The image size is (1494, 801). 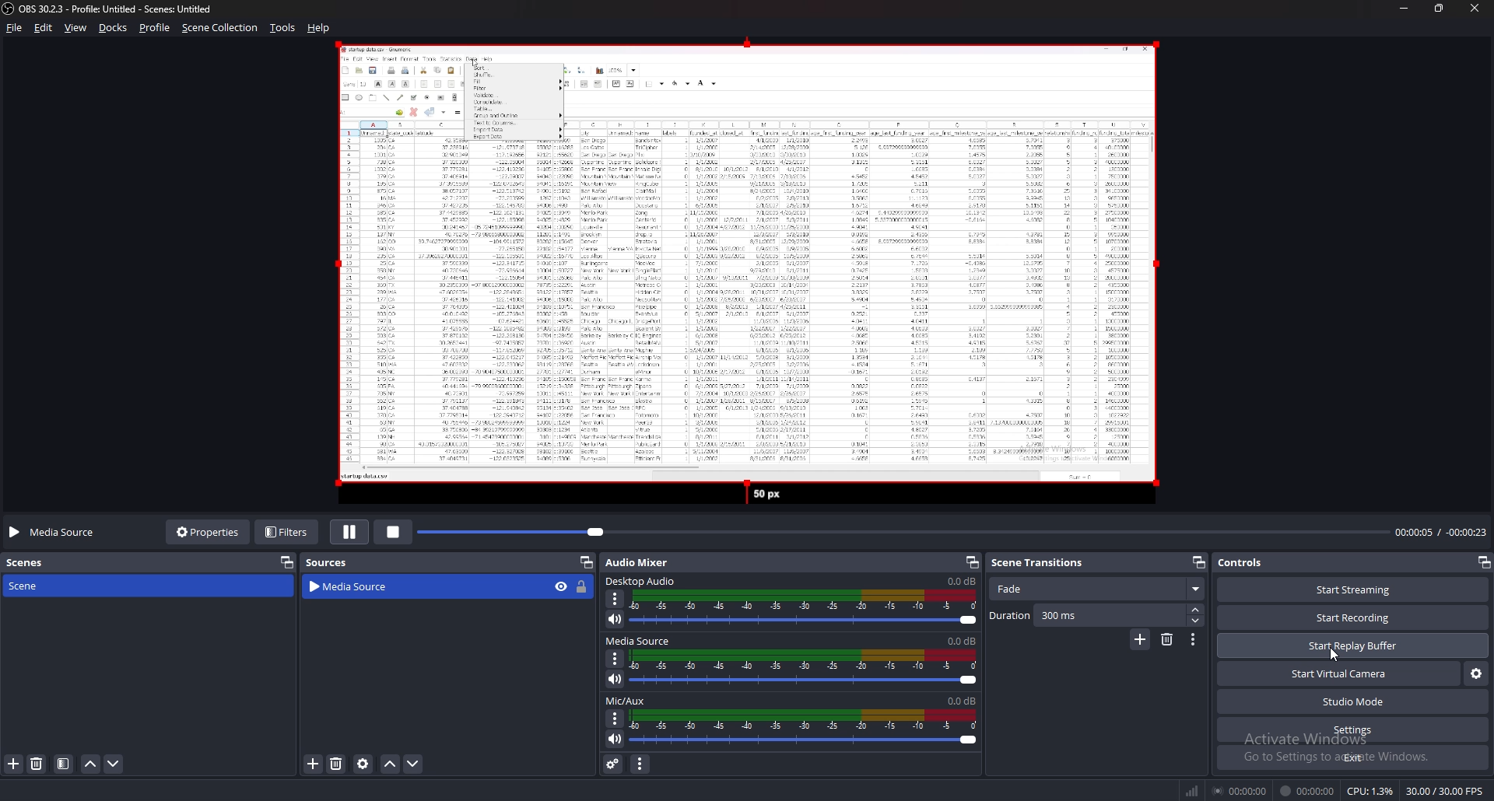 I want to click on pause, so click(x=349, y=533).